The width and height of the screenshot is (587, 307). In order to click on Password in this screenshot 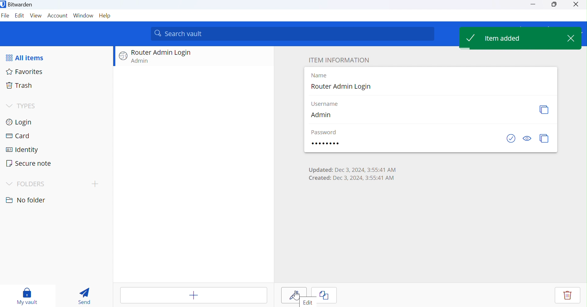, I will do `click(323, 131)`.